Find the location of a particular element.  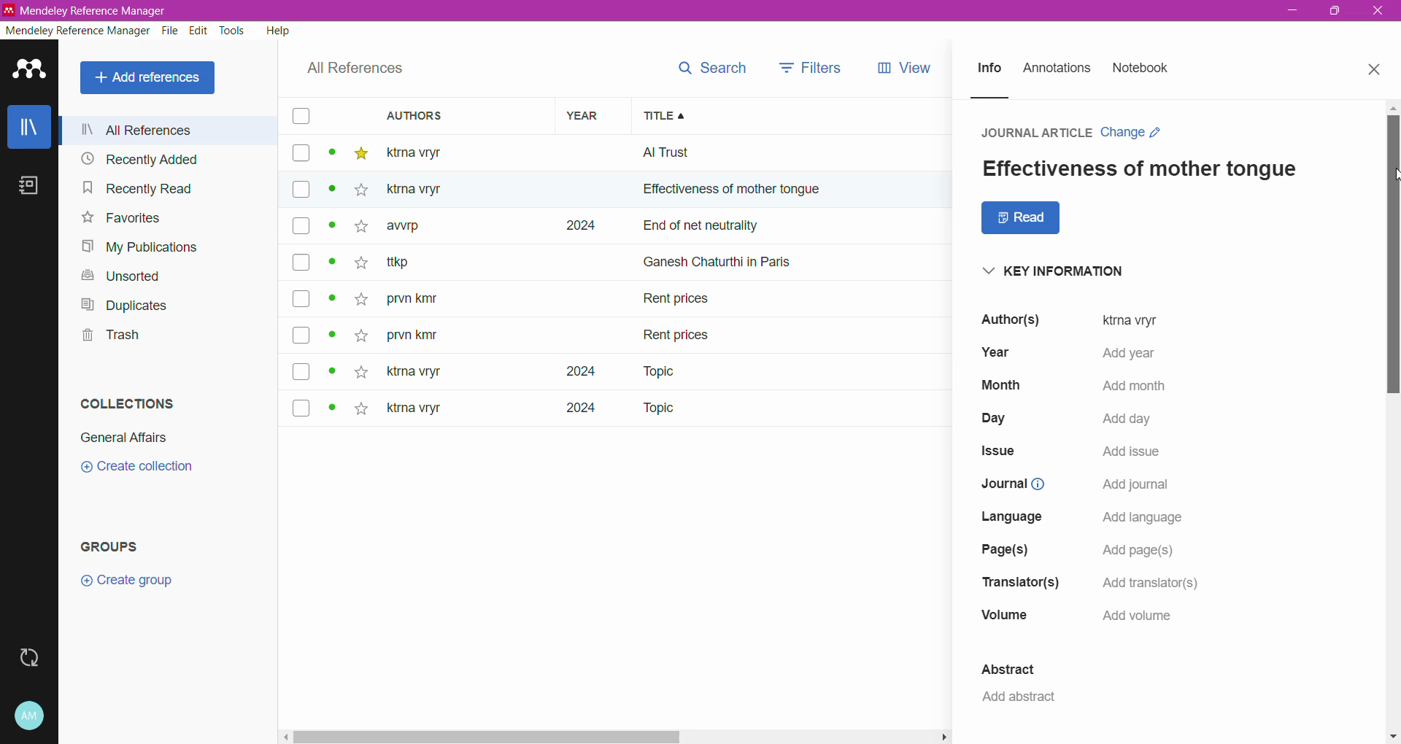

Library is located at coordinates (28, 126).